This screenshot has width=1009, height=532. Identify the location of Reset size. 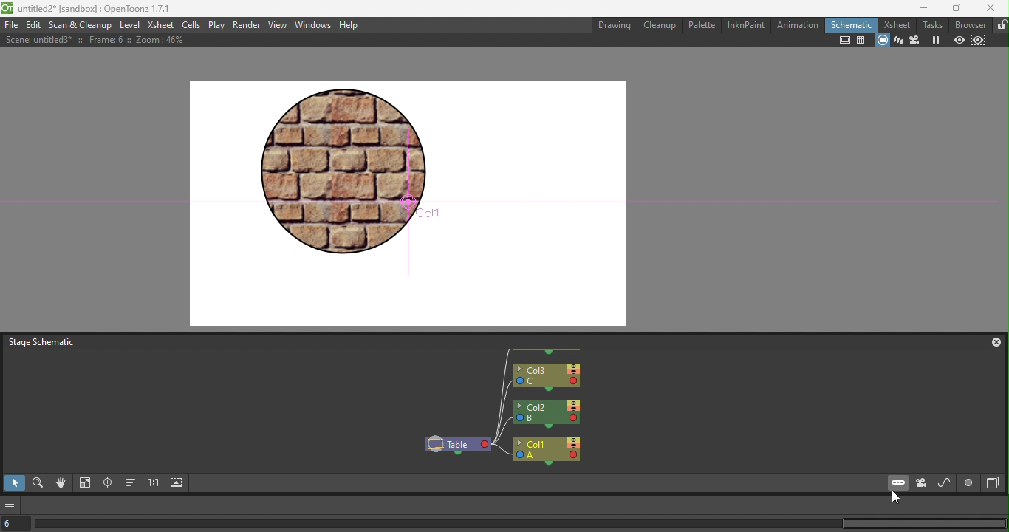
(154, 484).